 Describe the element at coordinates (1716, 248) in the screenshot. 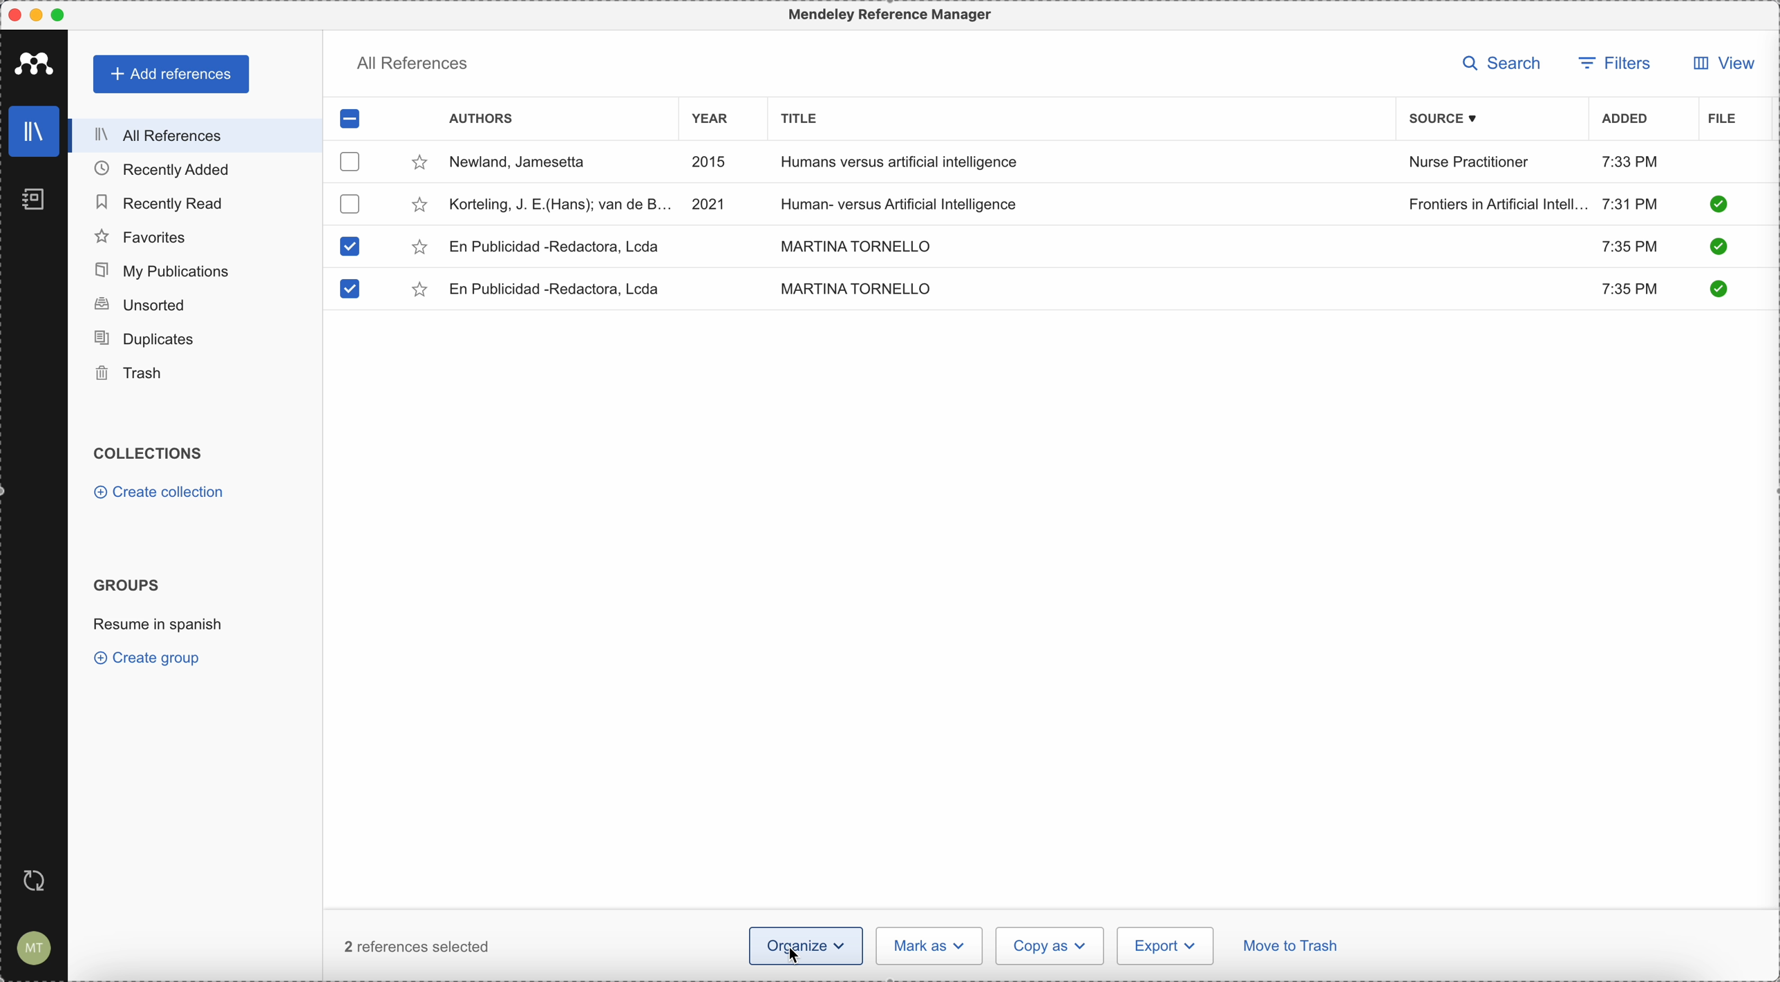

I see `check it` at that location.